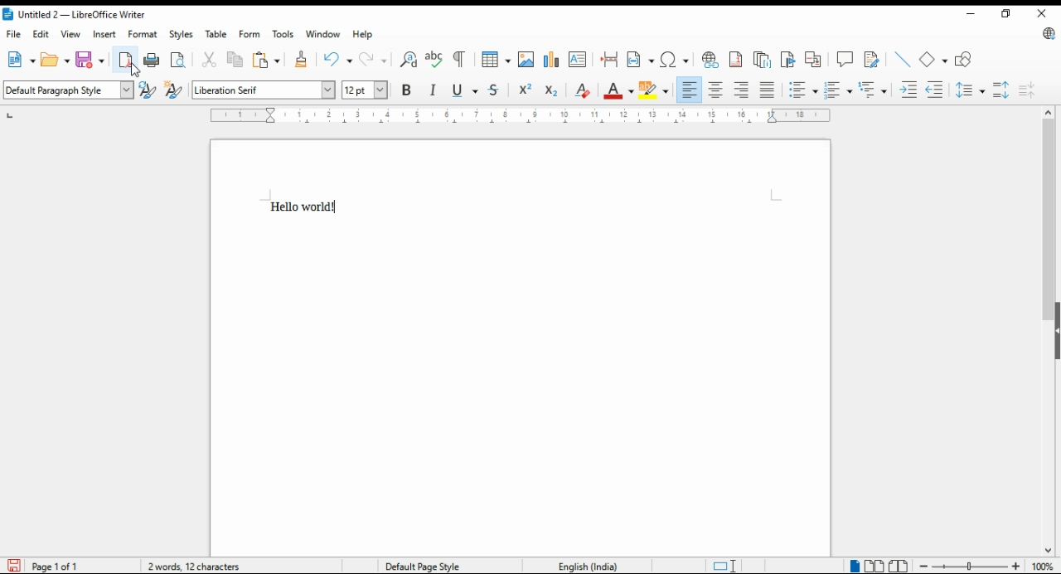 The width and height of the screenshot is (1061, 574). I want to click on insert tables, so click(496, 59).